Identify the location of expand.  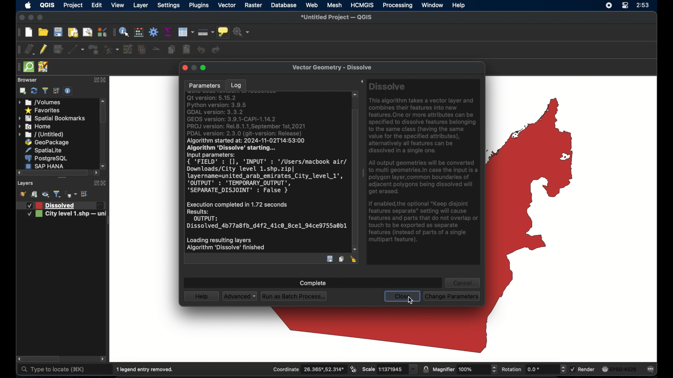
(361, 82).